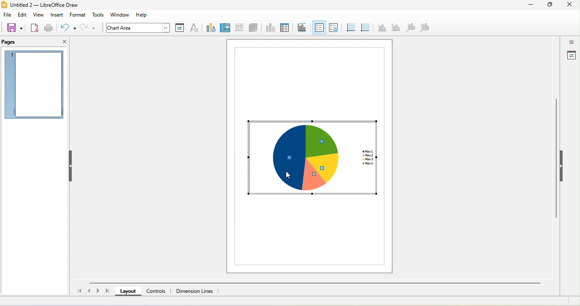  Describe the element at coordinates (4, 5) in the screenshot. I see `libre office draw logo` at that location.